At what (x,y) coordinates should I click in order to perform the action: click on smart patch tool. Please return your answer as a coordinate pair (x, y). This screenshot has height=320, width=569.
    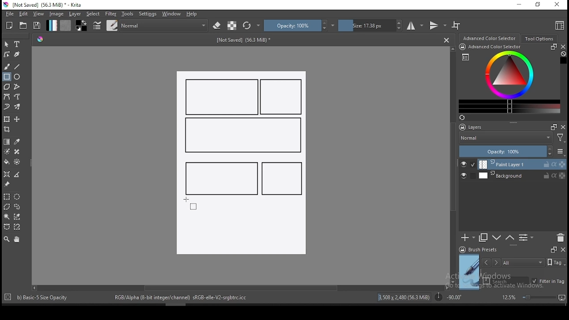
    Looking at the image, I should click on (17, 152).